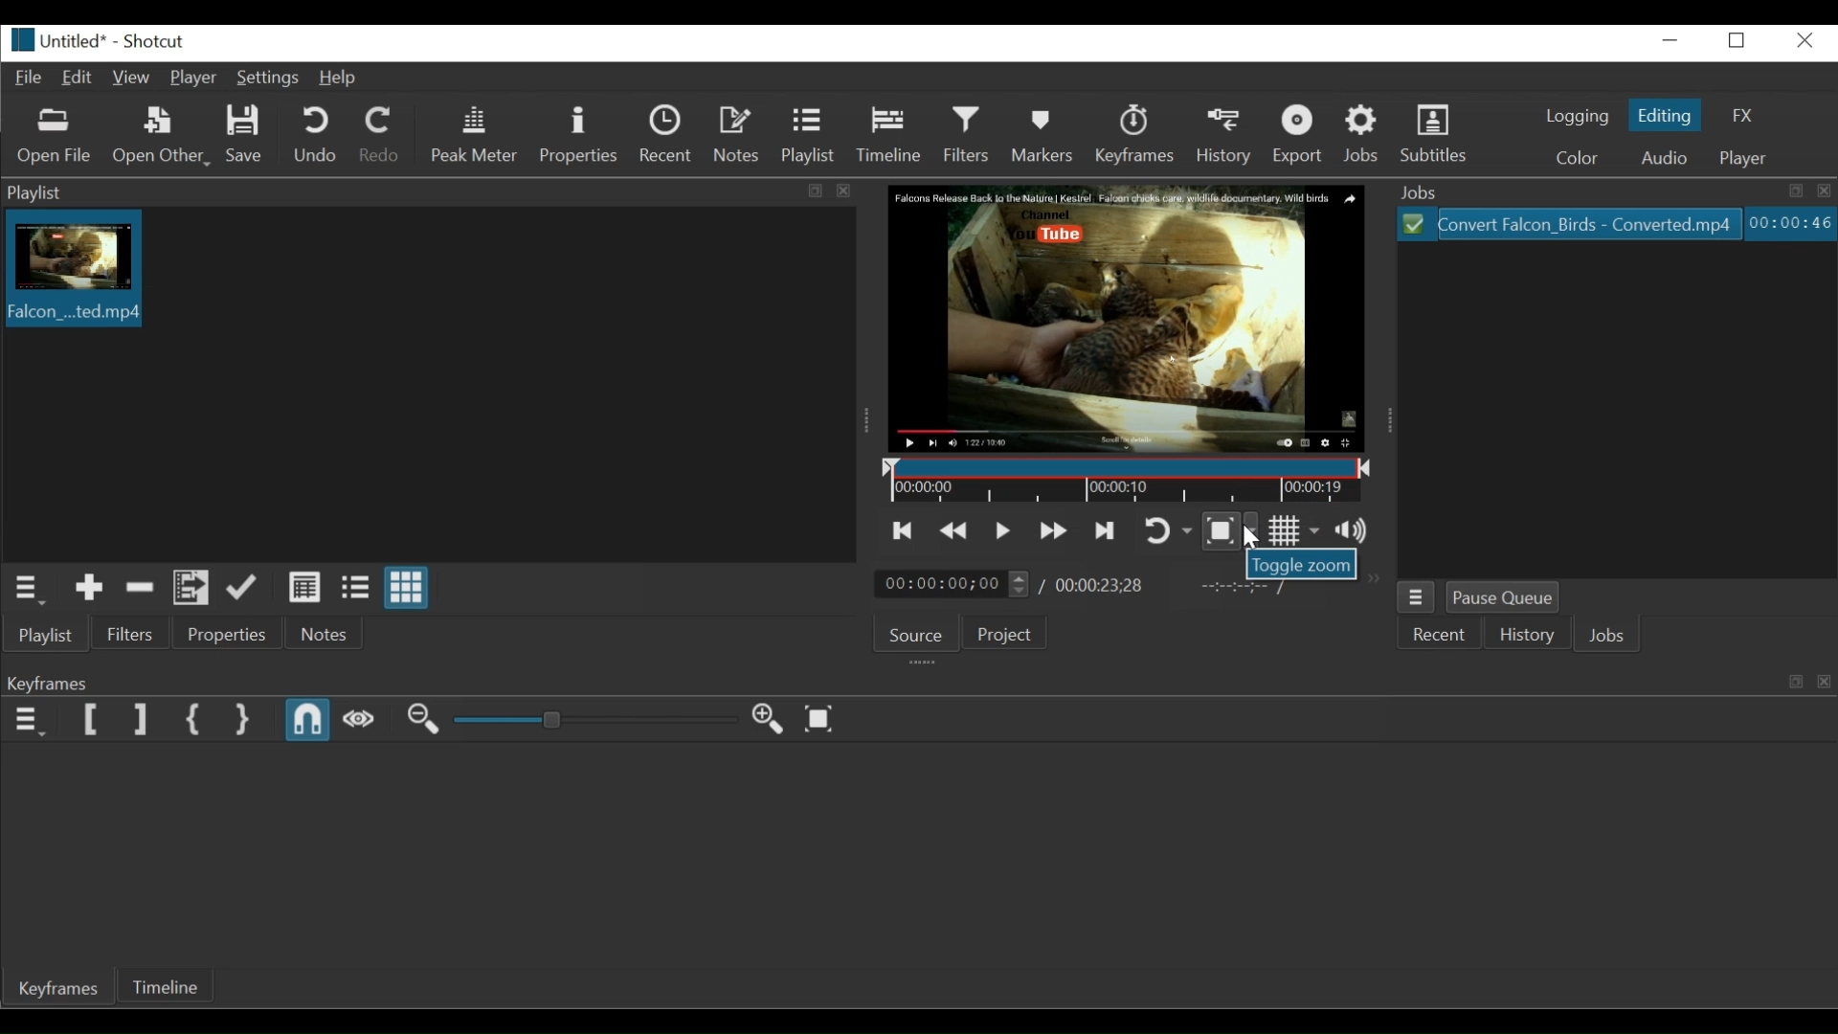  Describe the element at coordinates (1127, 480) in the screenshot. I see `Timeline` at that location.